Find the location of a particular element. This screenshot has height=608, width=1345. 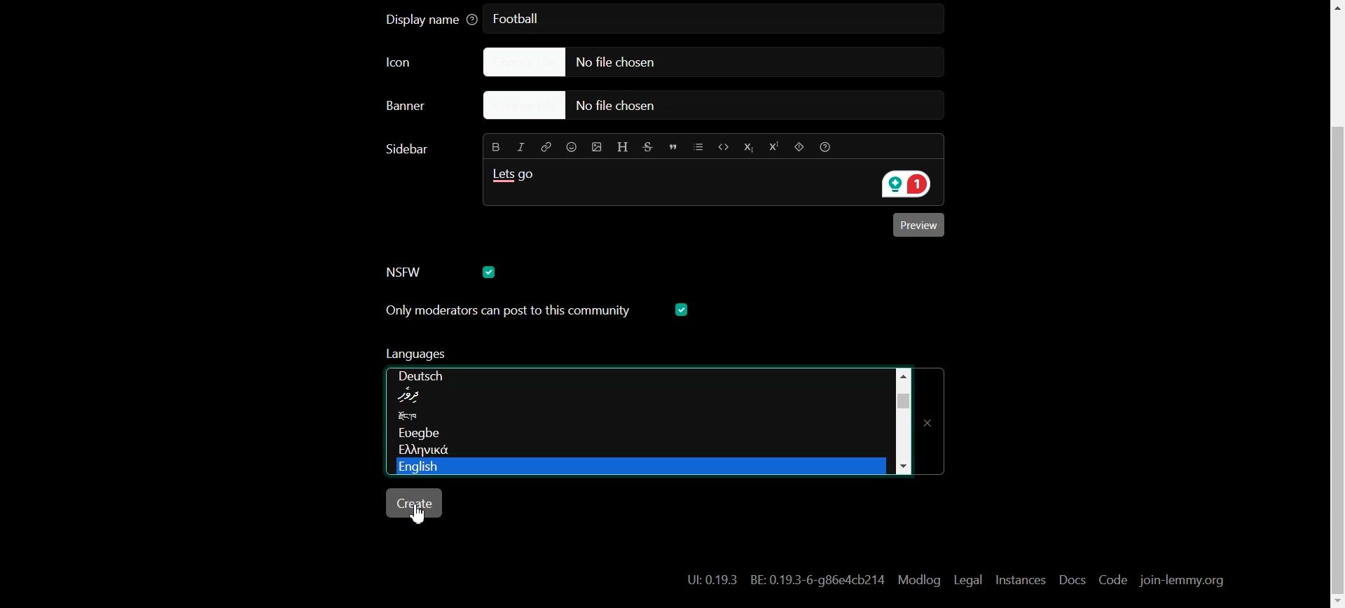

Text is located at coordinates (521, 20).